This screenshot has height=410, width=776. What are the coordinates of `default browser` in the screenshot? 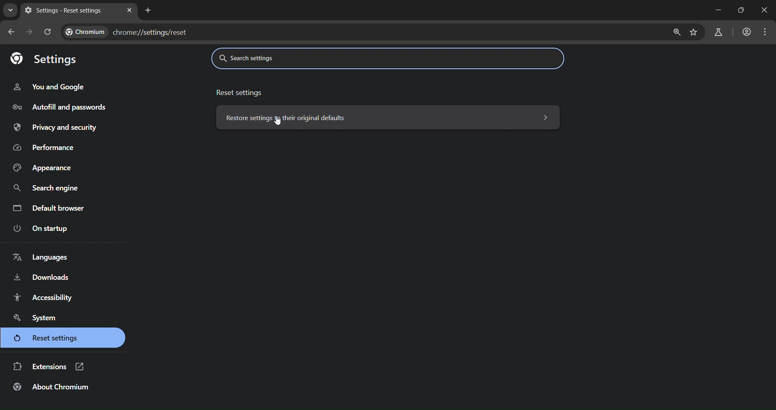 It's located at (53, 209).